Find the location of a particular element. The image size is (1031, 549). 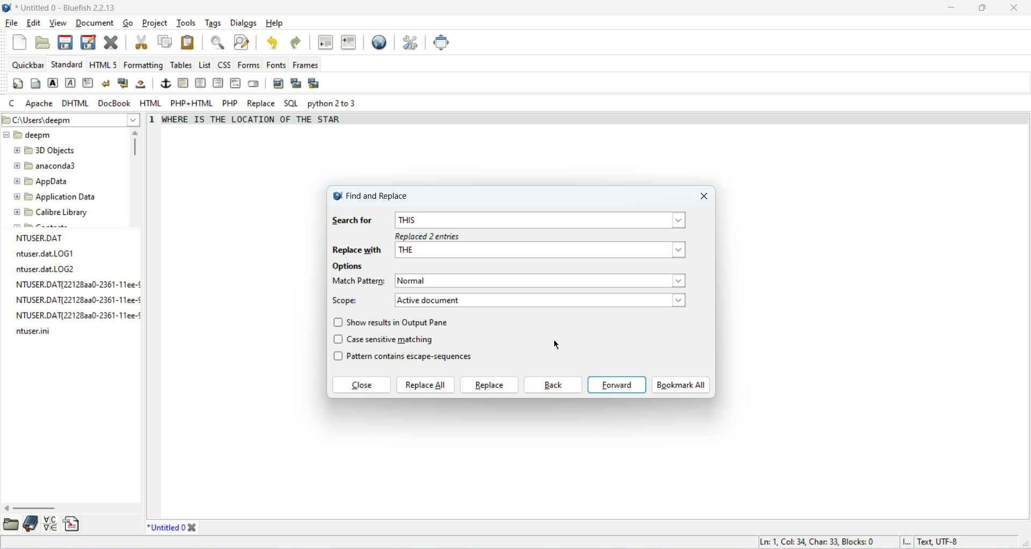

close is located at coordinates (1011, 8).